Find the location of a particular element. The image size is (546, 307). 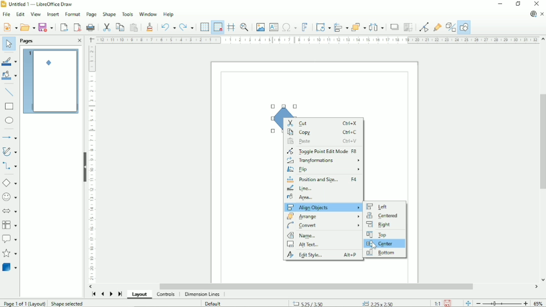

Close is located at coordinates (80, 40).